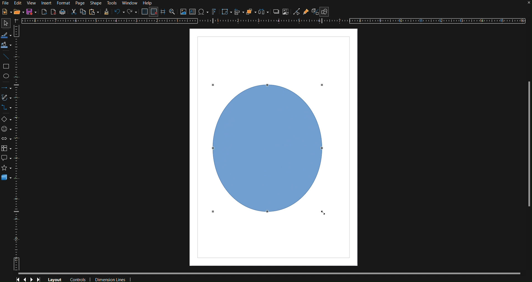 Image resolution: width=532 pixels, height=282 pixels. I want to click on Export, so click(44, 11).